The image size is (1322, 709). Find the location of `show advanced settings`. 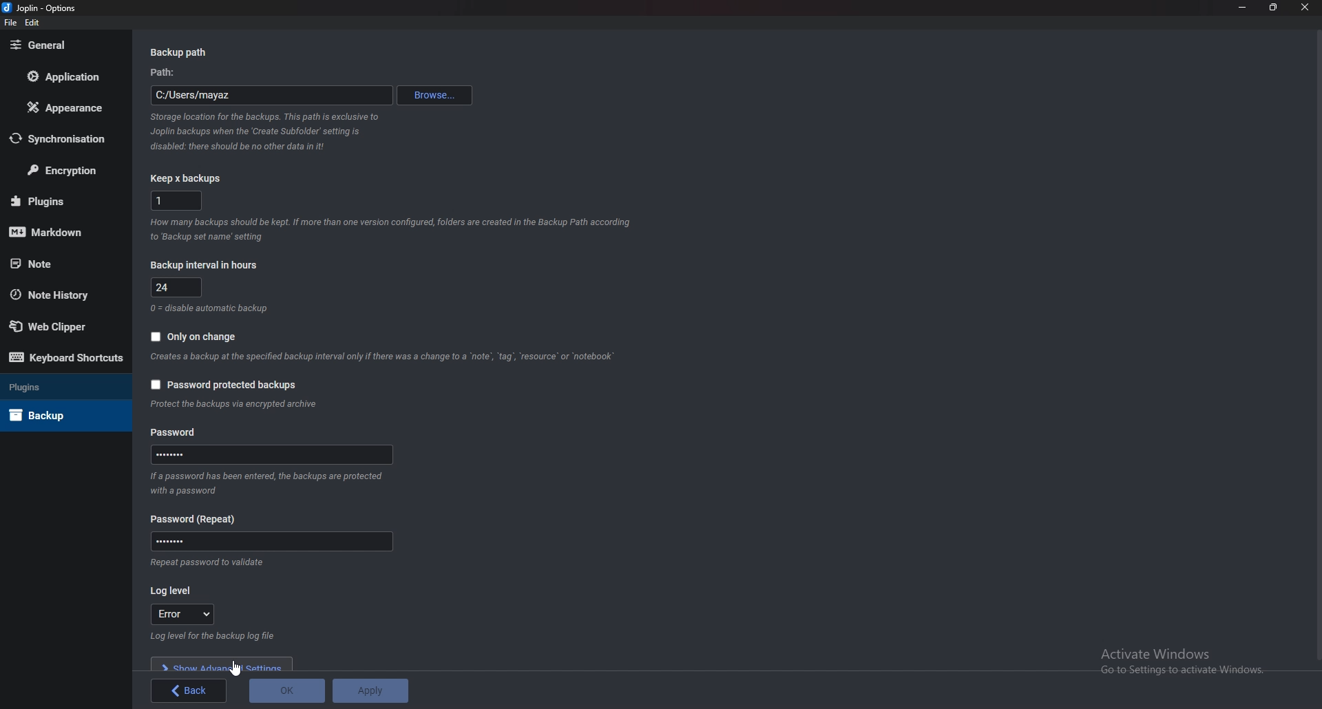

show advanced settings is located at coordinates (222, 664).